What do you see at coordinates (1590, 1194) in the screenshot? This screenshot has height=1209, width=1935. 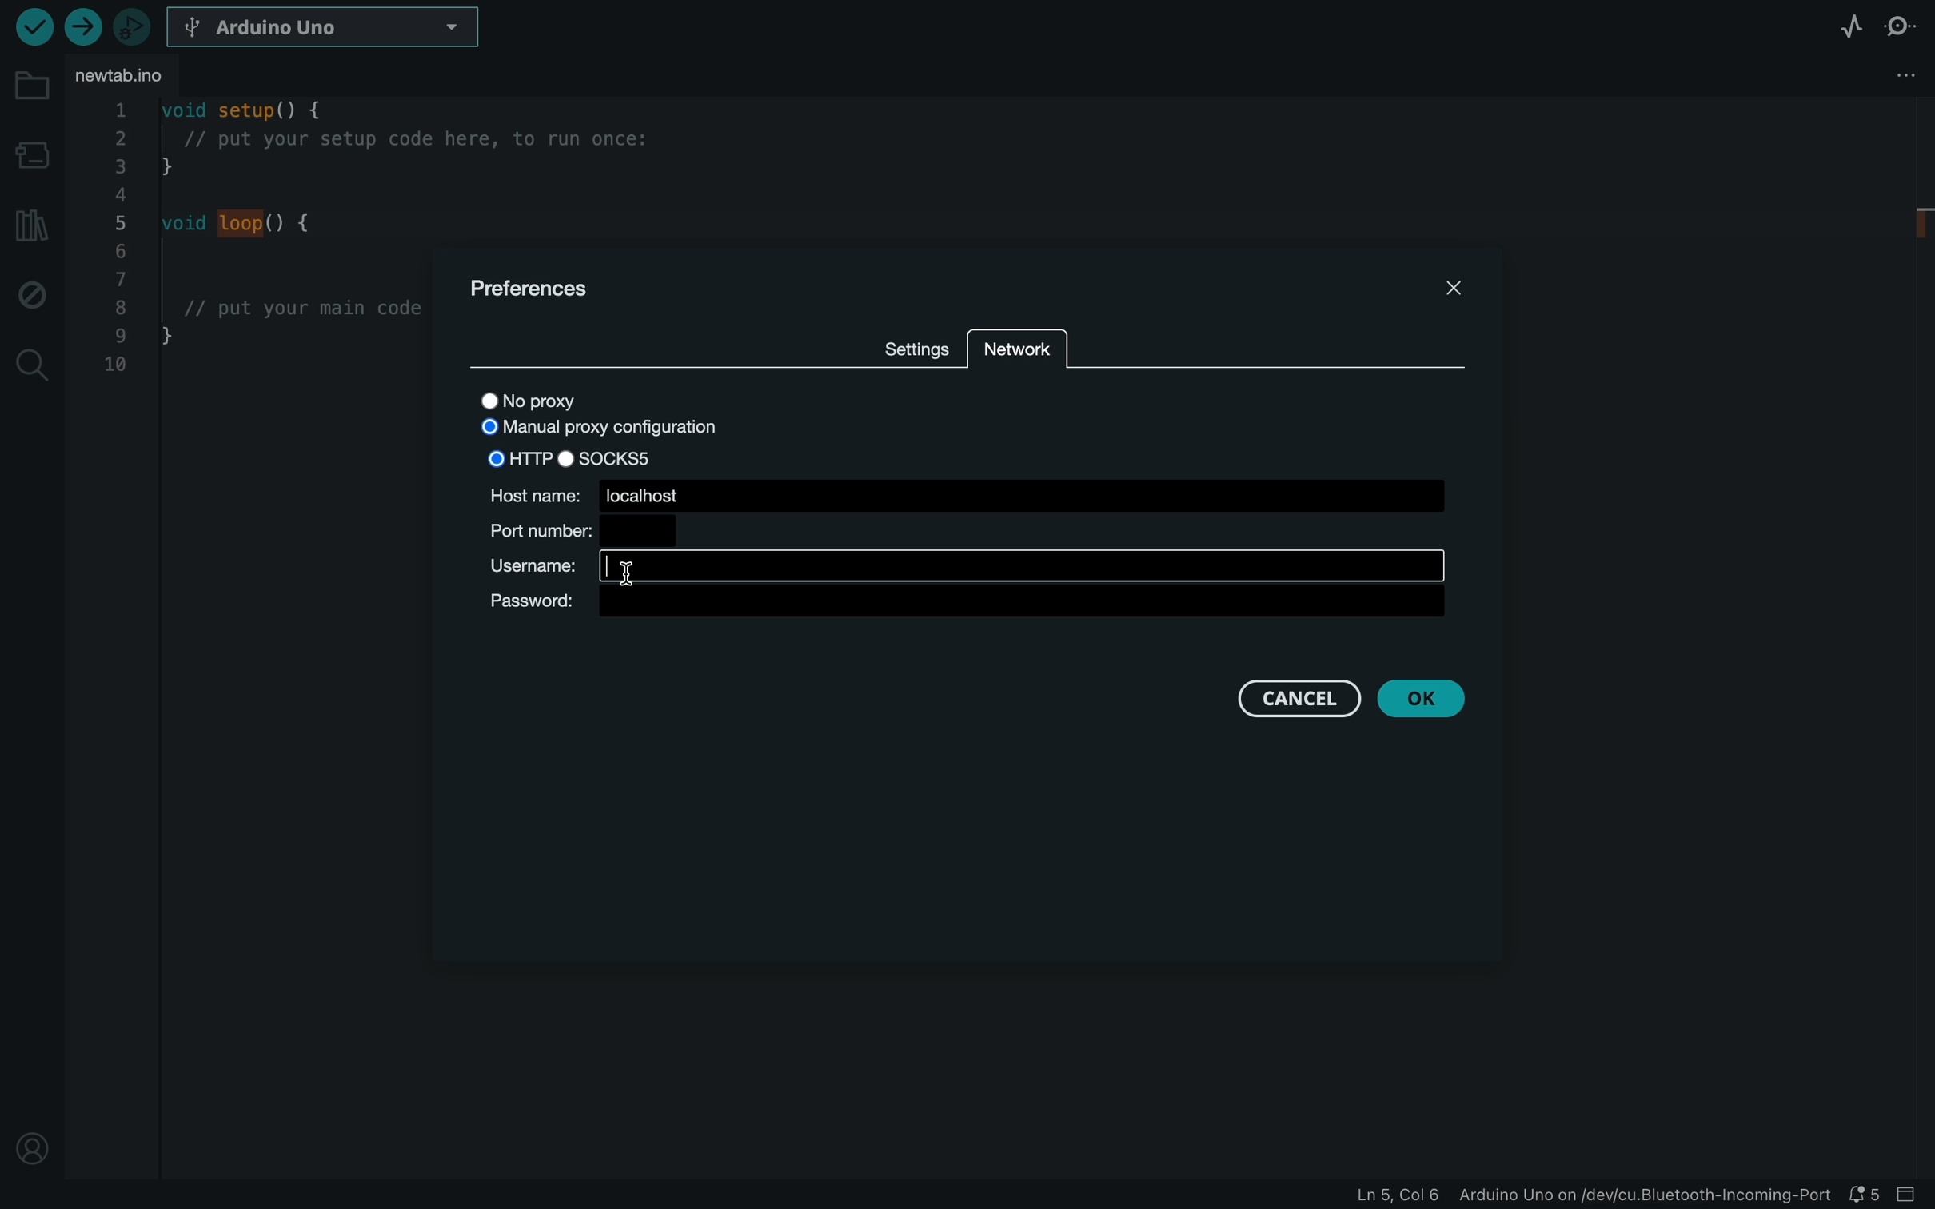 I see `file information` at bounding box center [1590, 1194].